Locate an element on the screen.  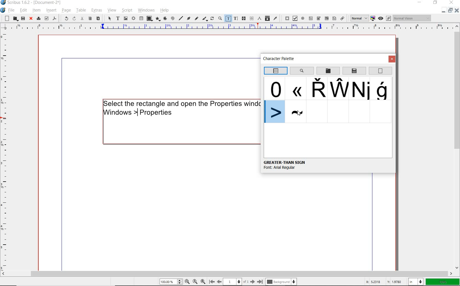
zoom in or zoom out is located at coordinates (219, 19).